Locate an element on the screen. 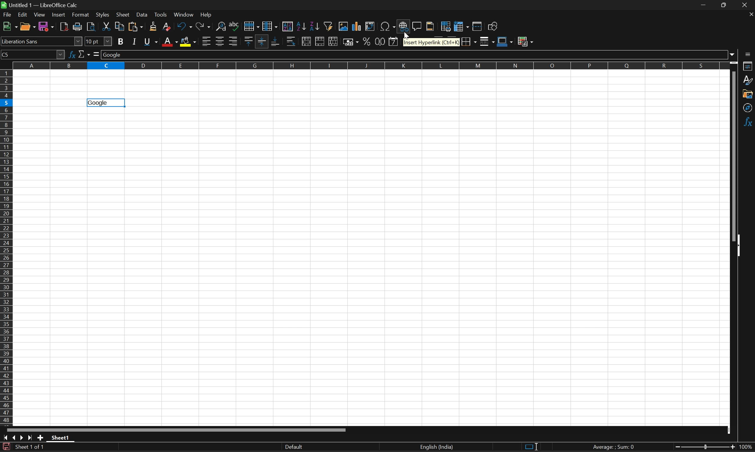 The image size is (755, 452). Styles is located at coordinates (103, 16).